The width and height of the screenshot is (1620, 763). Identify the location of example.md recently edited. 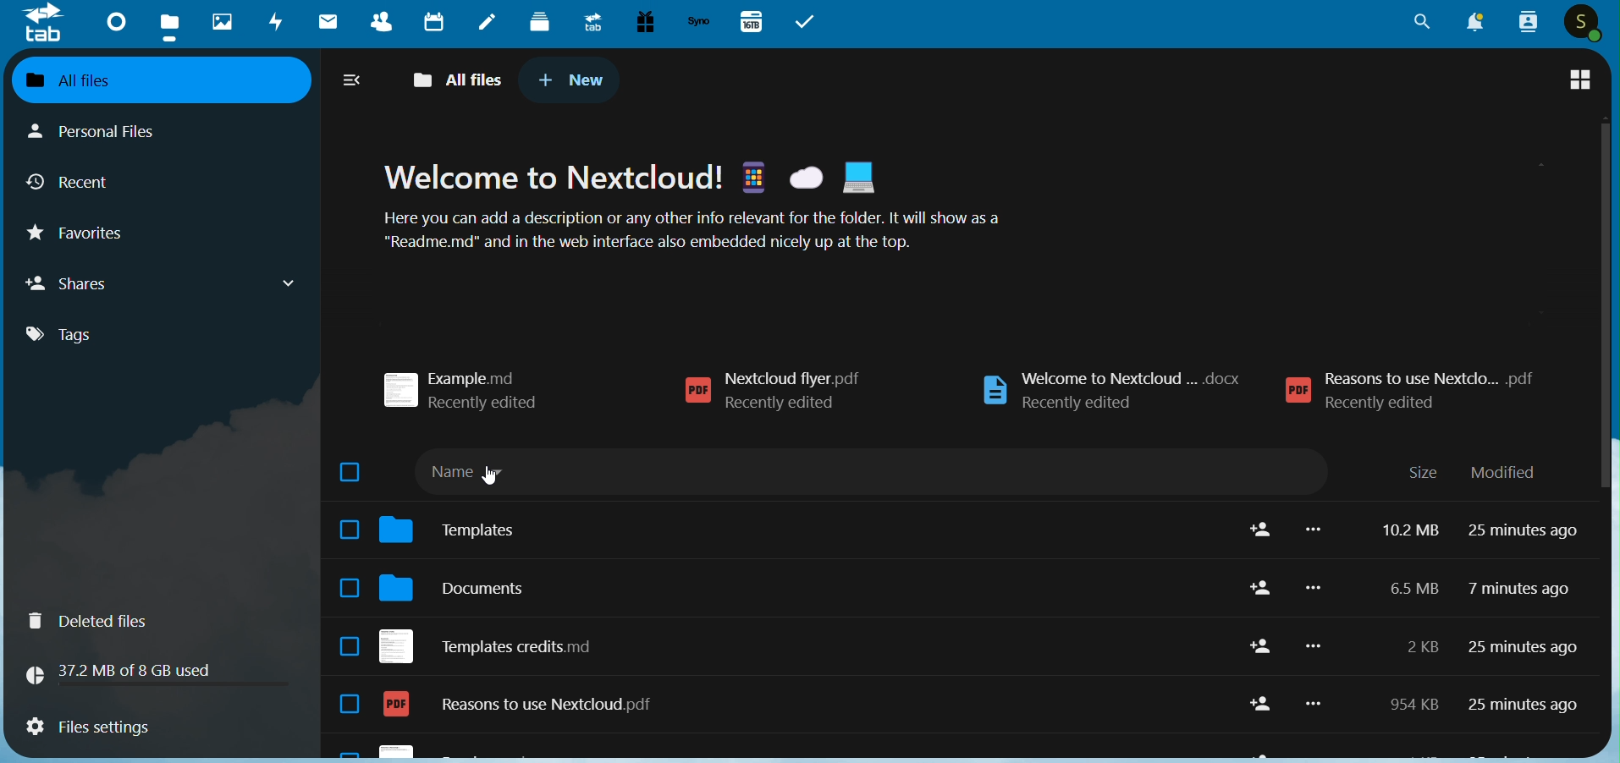
(466, 388).